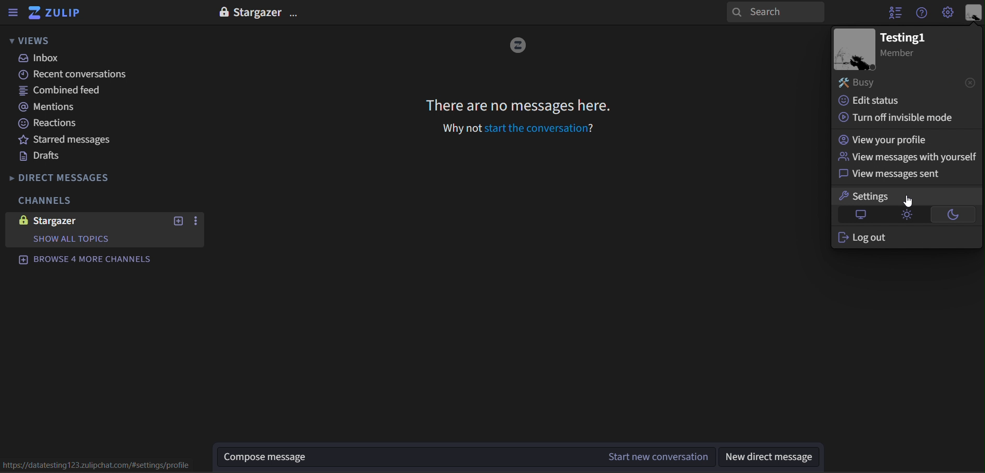  Describe the element at coordinates (949, 12) in the screenshot. I see `main menu` at that location.